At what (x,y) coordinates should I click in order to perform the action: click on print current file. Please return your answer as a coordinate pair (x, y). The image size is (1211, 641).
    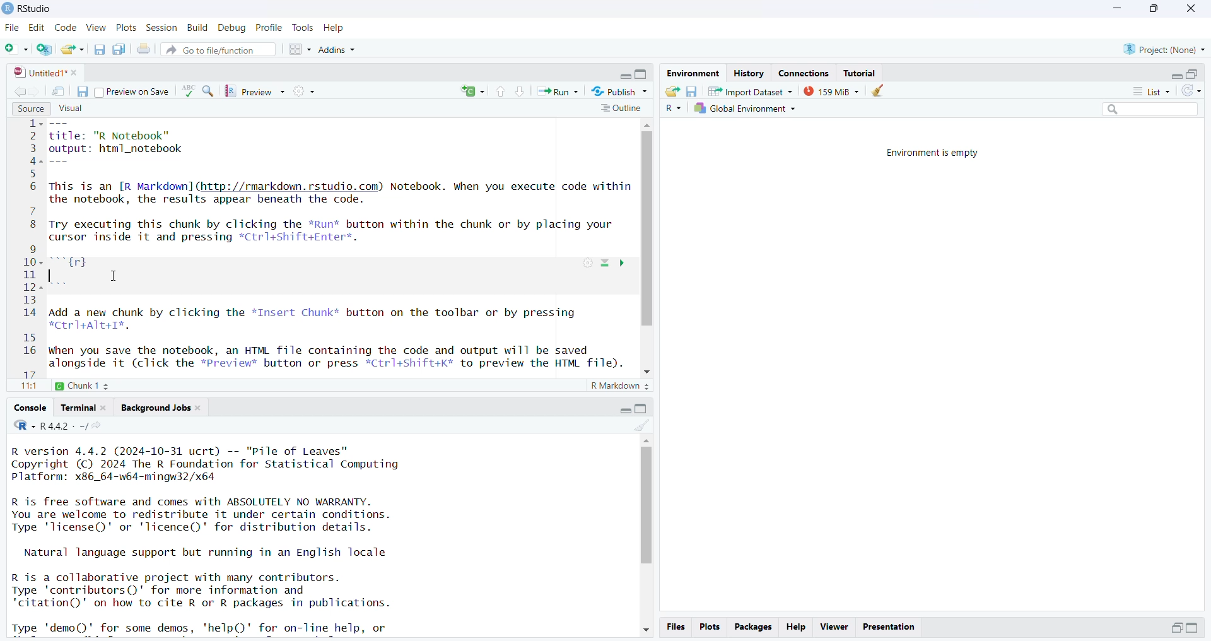
    Looking at the image, I should click on (144, 50).